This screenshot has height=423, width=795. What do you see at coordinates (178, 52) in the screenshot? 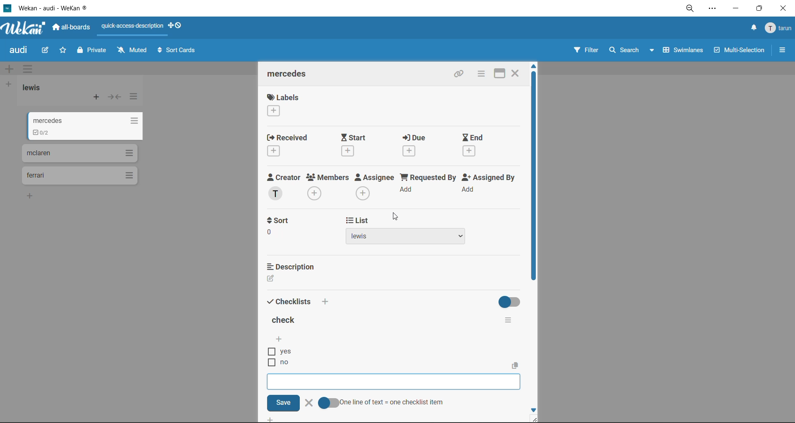
I see `sort cards` at bounding box center [178, 52].